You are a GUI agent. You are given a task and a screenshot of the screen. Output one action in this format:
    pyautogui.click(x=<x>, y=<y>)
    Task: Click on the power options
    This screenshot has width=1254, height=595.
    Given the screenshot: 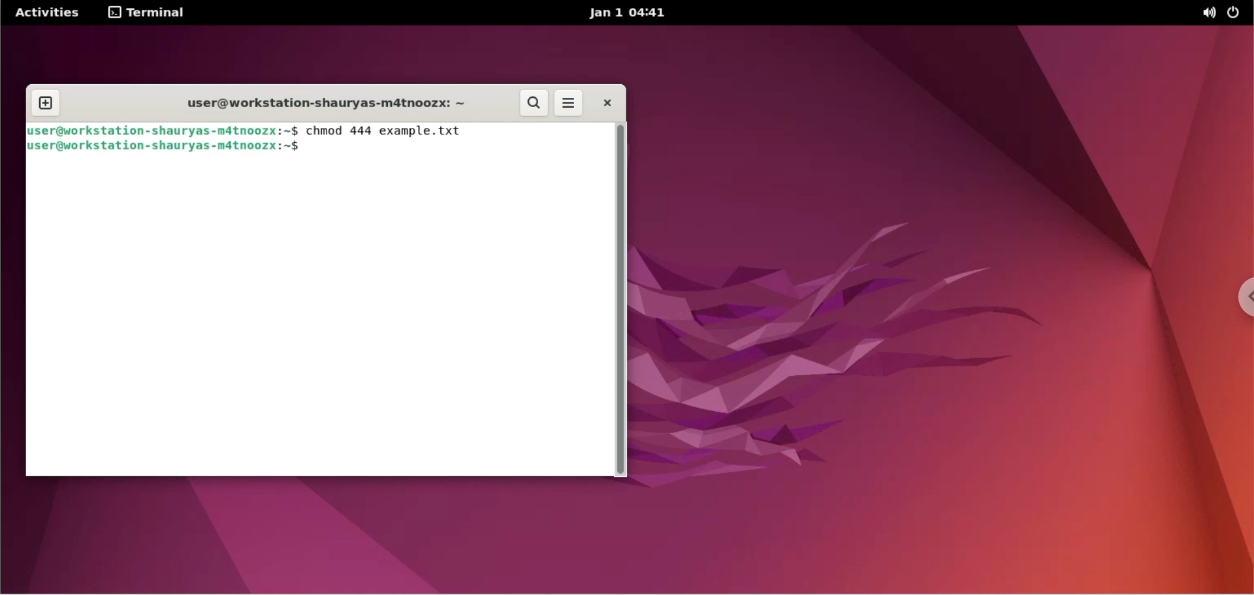 What is the action you would take?
    pyautogui.click(x=1237, y=12)
    